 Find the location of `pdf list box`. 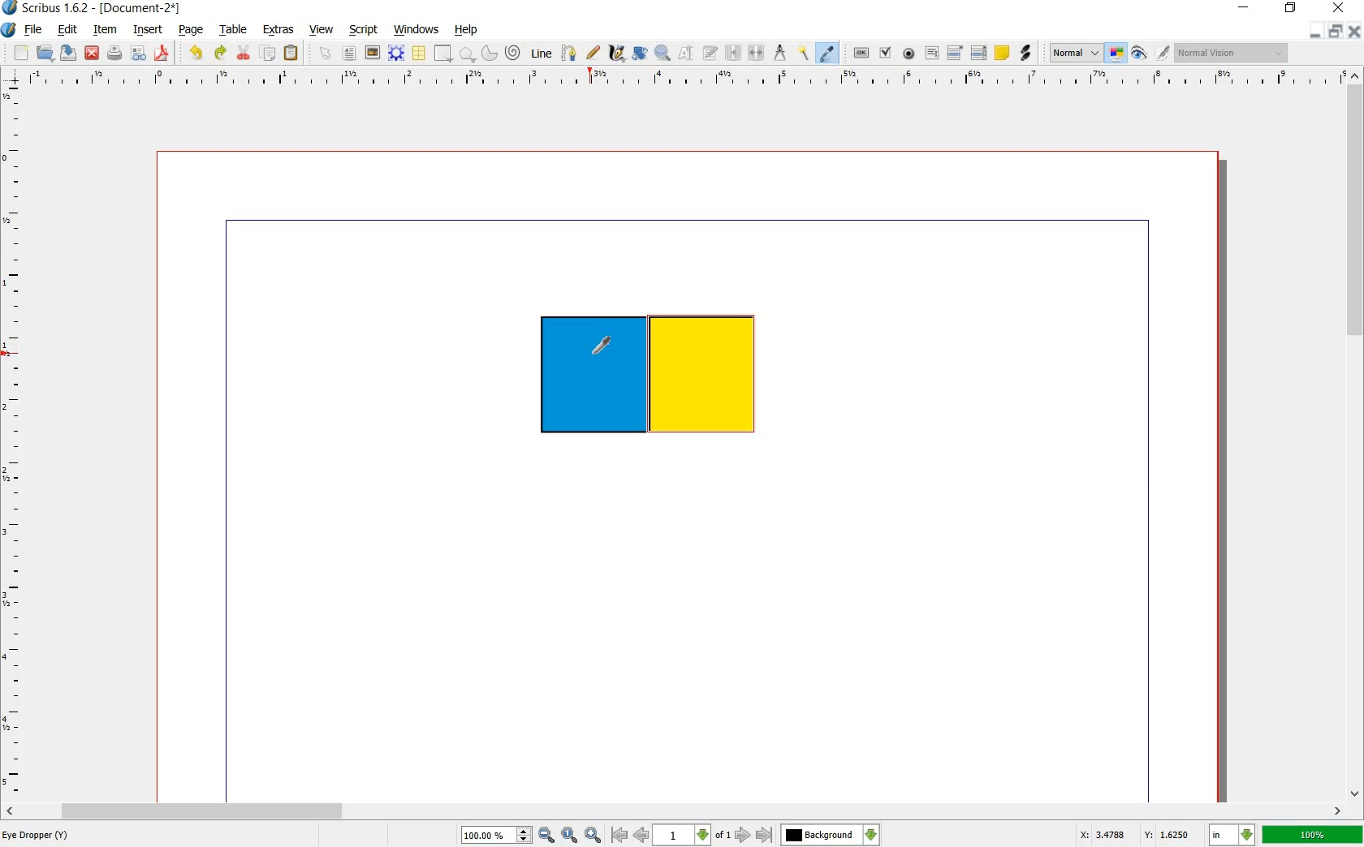

pdf list box is located at coordinates (978, 54).